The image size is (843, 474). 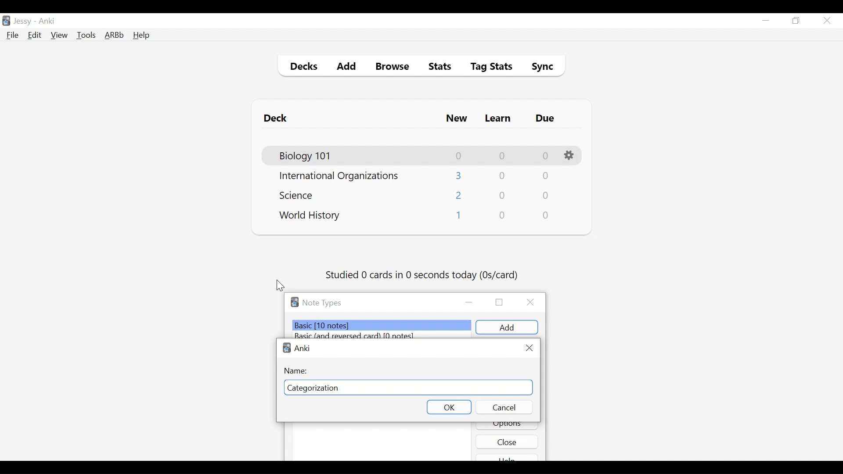 I want to click on OK, so click(x=449, y=406).